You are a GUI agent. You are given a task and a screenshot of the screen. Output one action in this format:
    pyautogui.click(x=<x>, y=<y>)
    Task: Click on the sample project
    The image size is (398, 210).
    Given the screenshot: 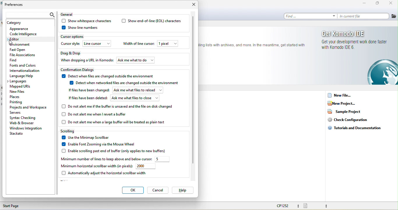 What is the action you would take?
    pyautogui.click(x=347, y=111)
    